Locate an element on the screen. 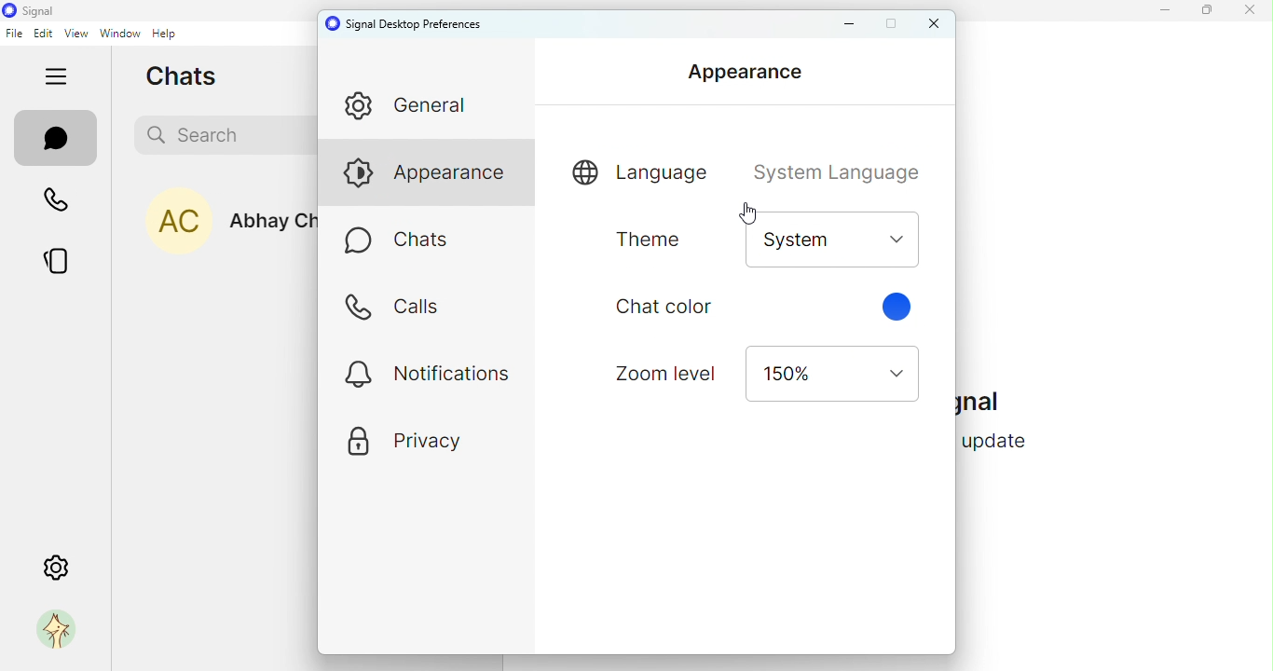  file is located at coordinates (18, 34).